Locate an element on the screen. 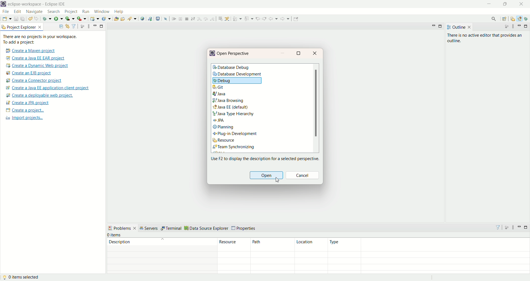 The width and height of the screenshot is (530, 281). maximize is located at coordinates (527, 228).